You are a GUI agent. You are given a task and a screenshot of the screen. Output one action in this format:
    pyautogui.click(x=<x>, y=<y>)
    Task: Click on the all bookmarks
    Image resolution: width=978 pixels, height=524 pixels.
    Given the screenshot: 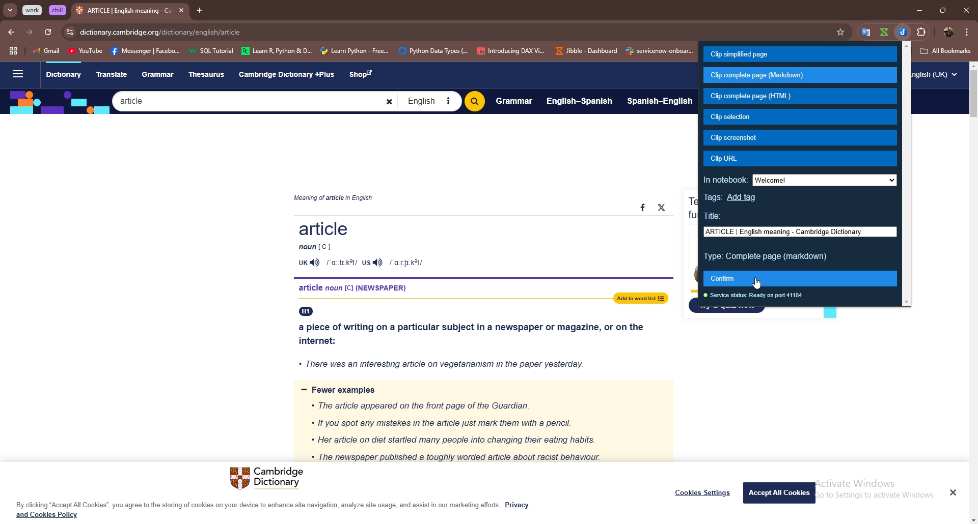 What is the action you would take?
    pyautogui.click(x=946, y=51)
    